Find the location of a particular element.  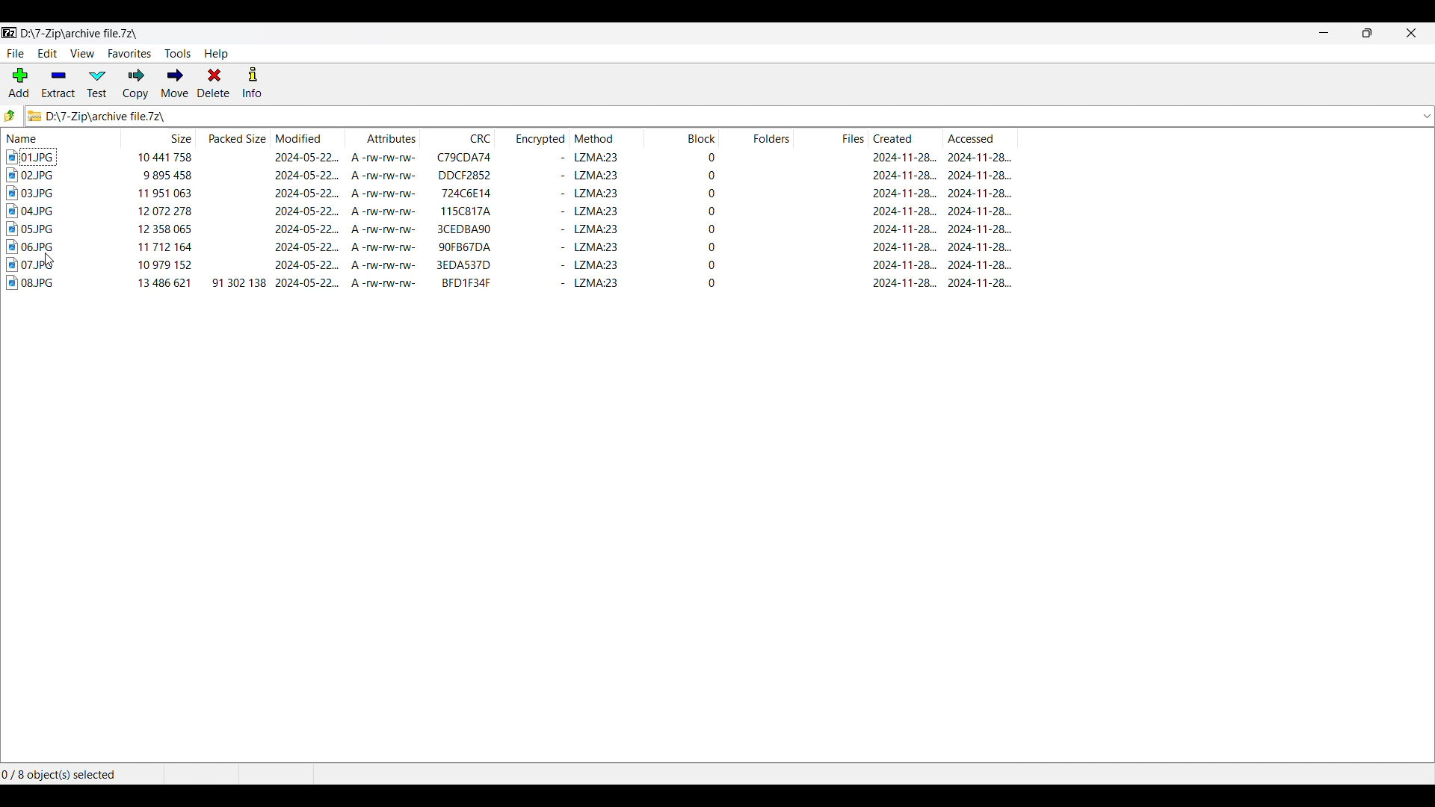

accessed date & time is located at coordinates (981, 229).